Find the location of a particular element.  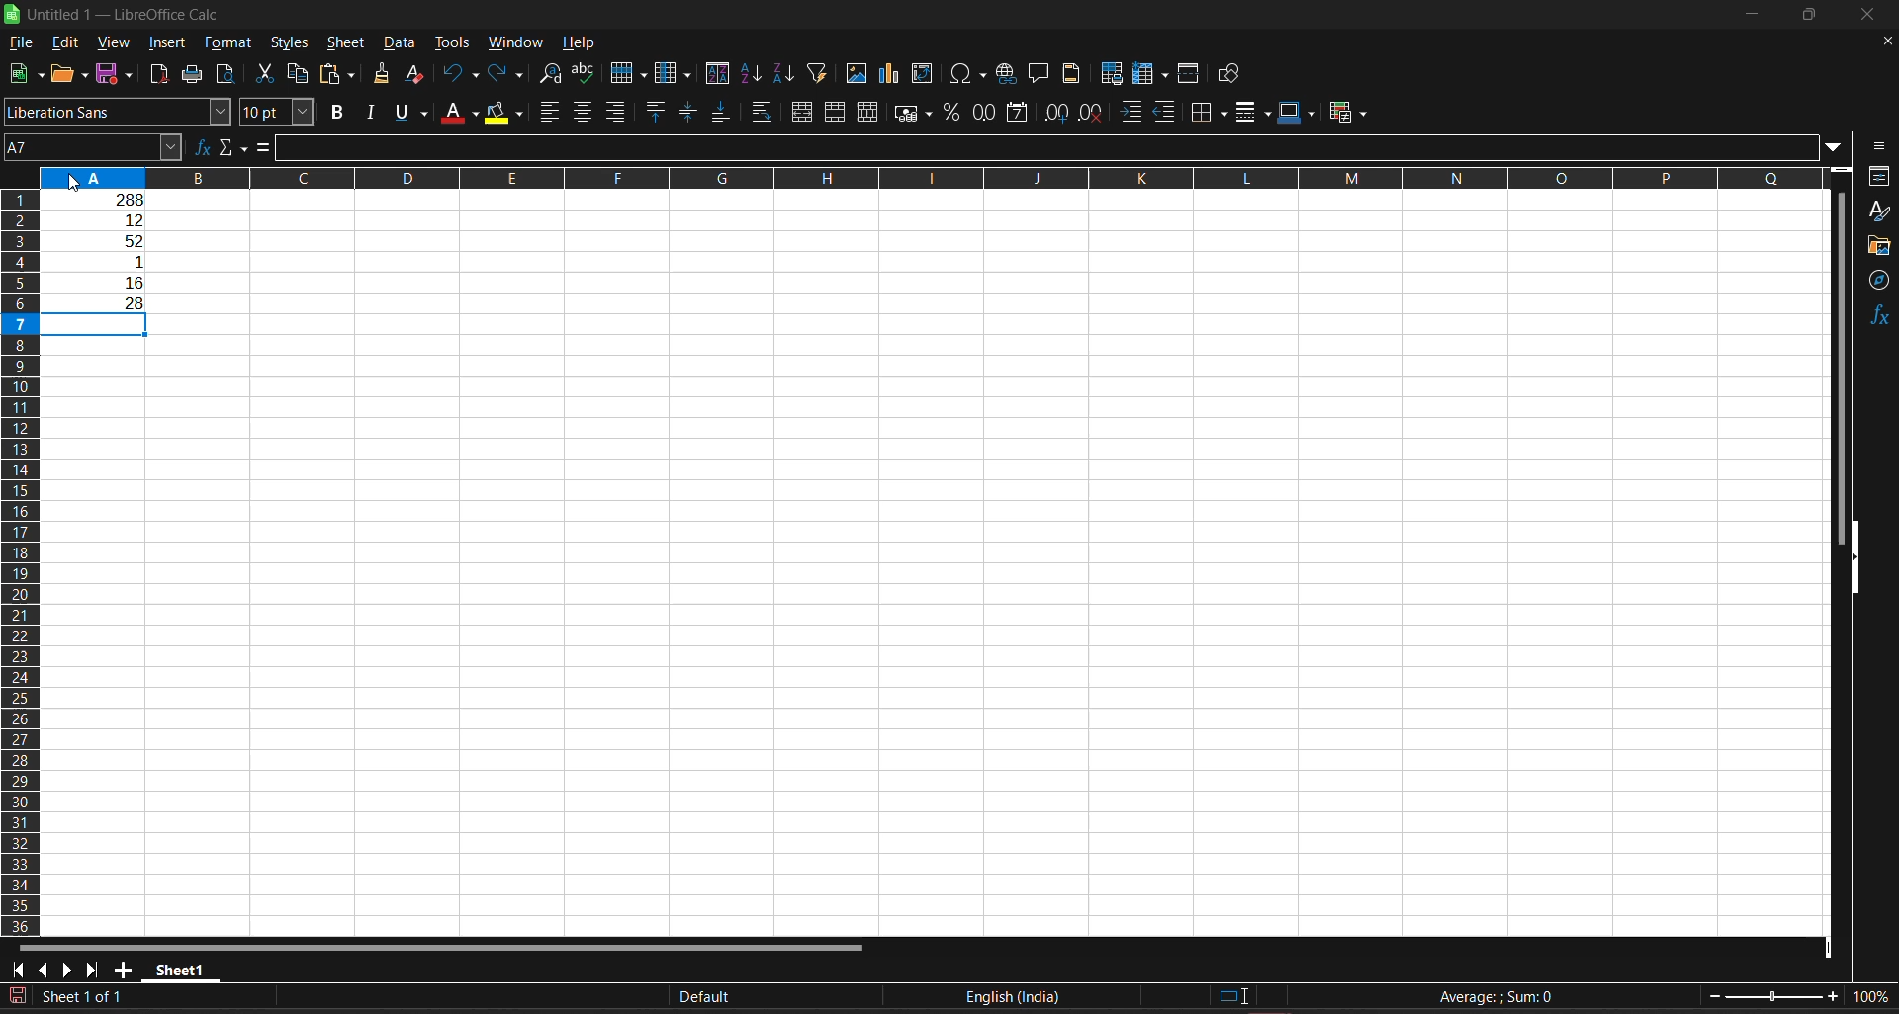

data is located at coordinates (401, 45).